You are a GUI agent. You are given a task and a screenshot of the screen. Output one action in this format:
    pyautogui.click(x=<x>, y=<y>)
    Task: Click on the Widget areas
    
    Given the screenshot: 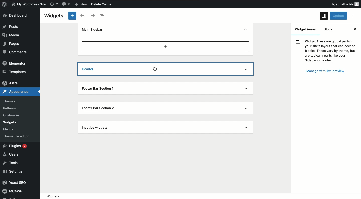 What is the action you would take?
    pyautogui.click(x=306, y=31)
    